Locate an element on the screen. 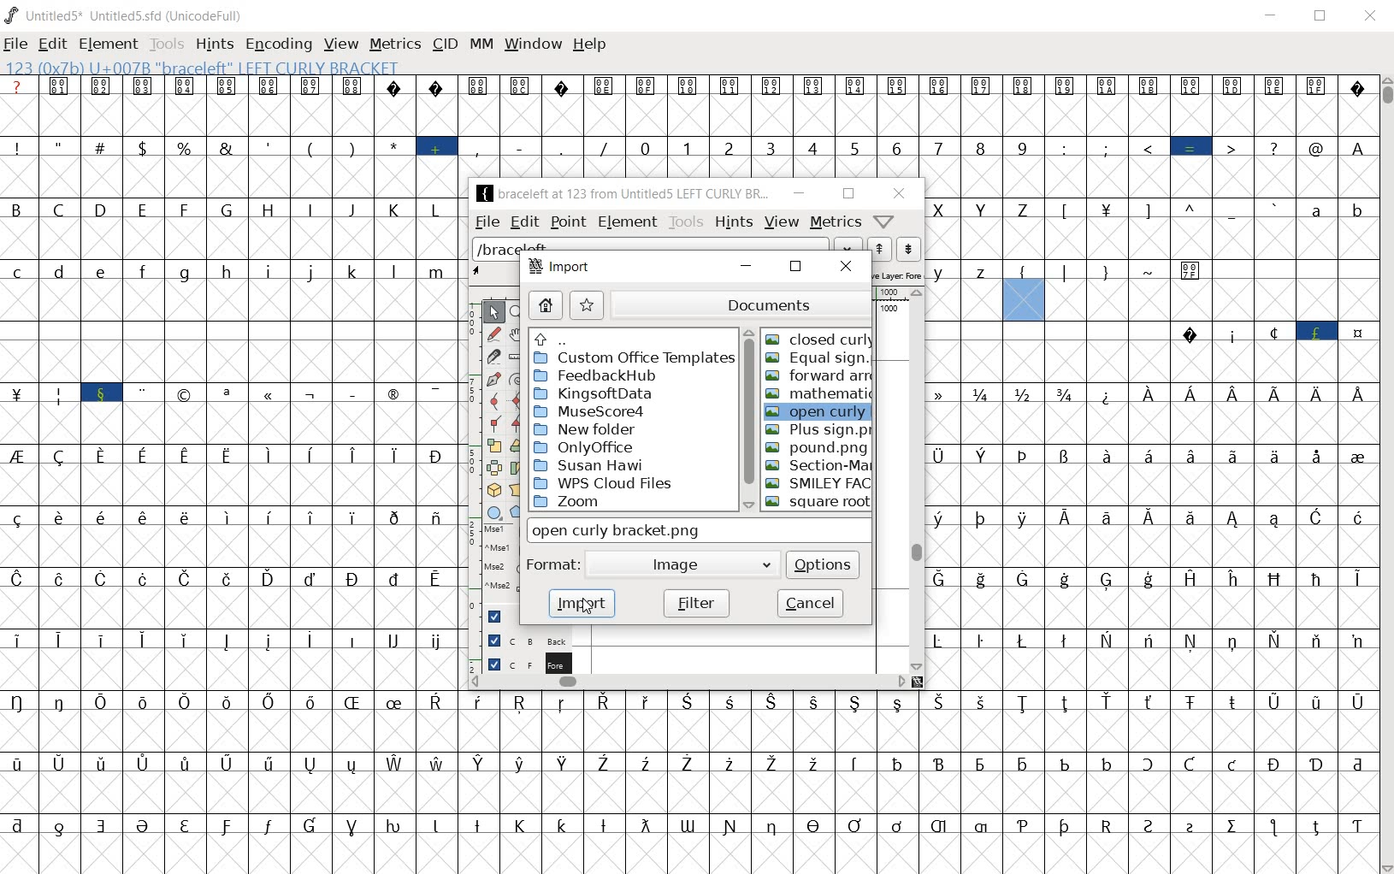 This screenshot has width=1394, height=874. add a curve point is located at coordinates (495, 401).